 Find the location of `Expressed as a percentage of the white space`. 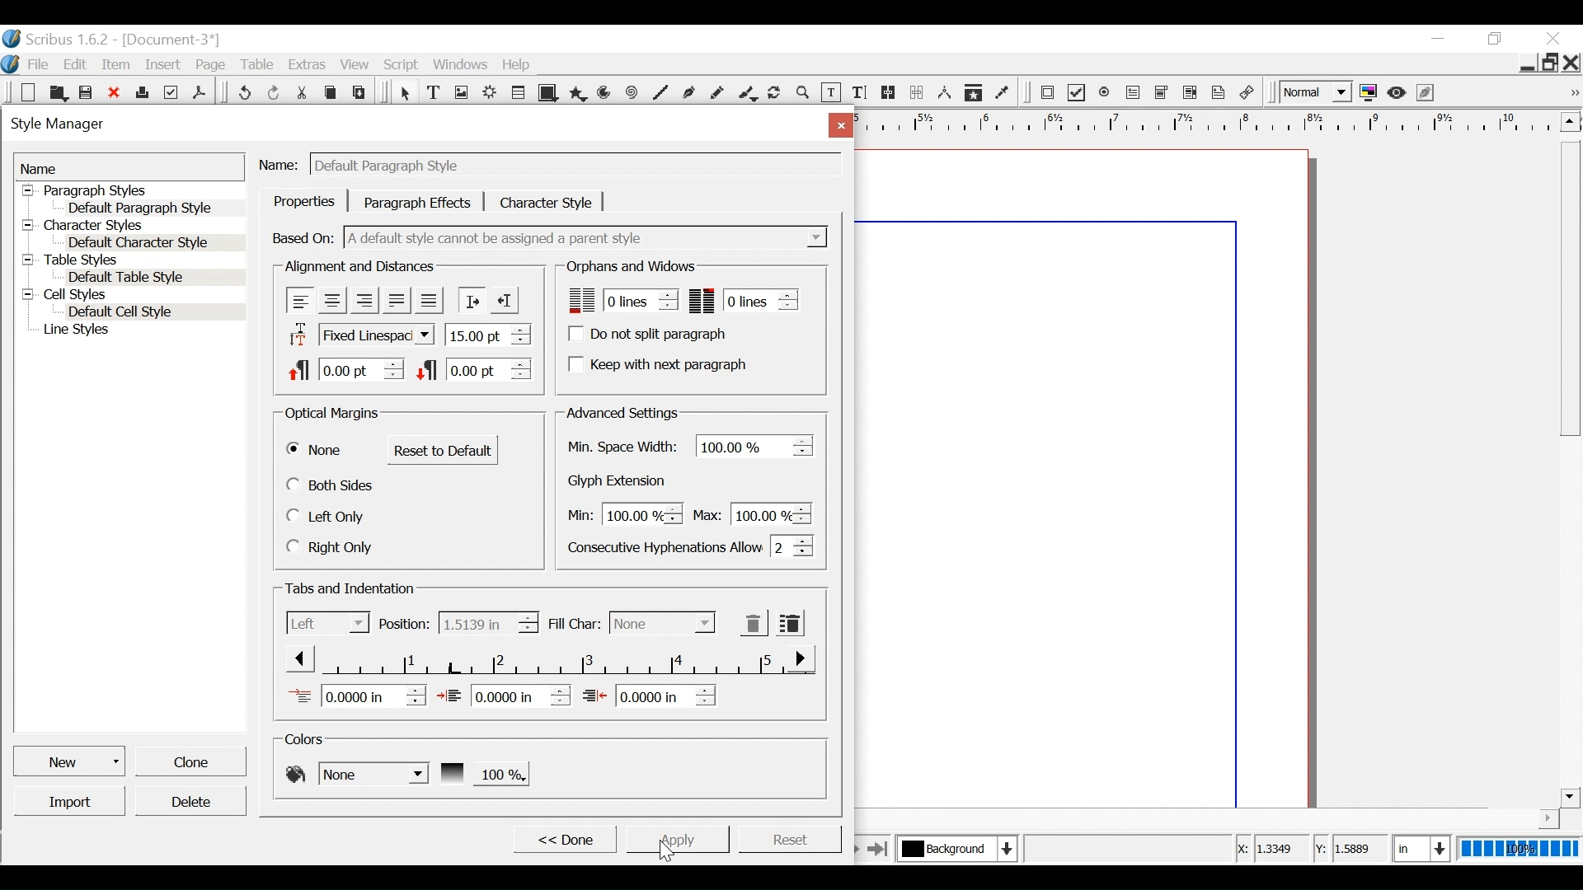

Expressed as a percentage of the white space is located at coordinates (756, 445).